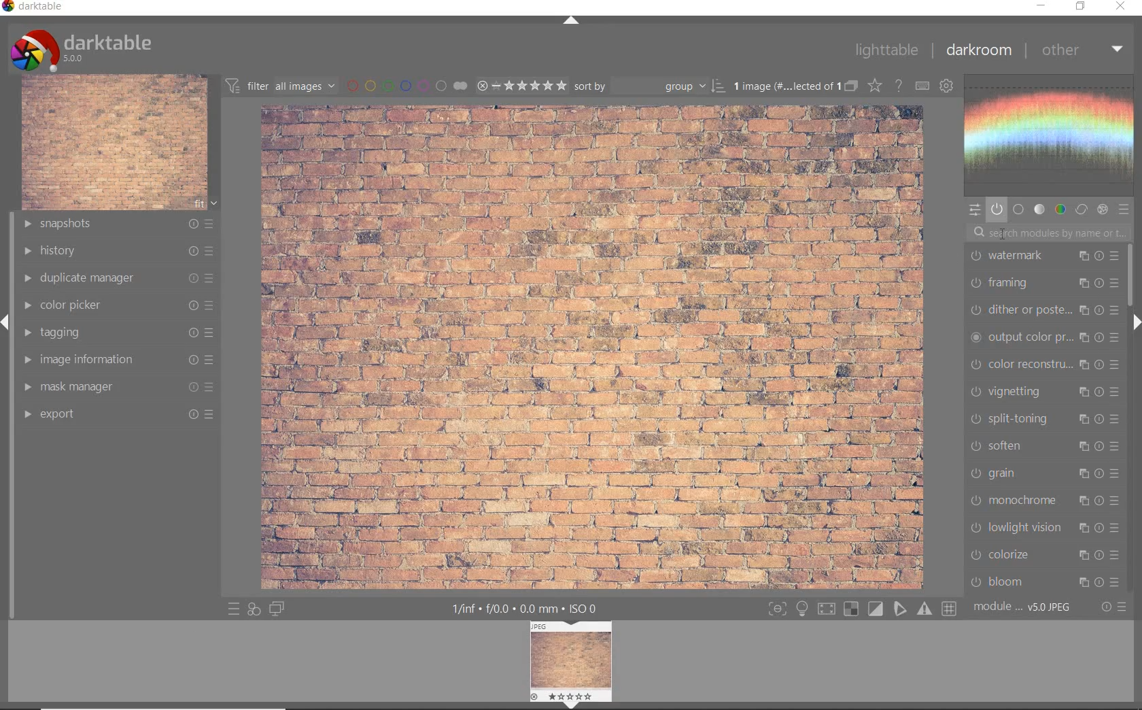  What do you see at coordinates (1043, 554) in the screenshot?
I see `colorize` at bounding box center [1043, 554].